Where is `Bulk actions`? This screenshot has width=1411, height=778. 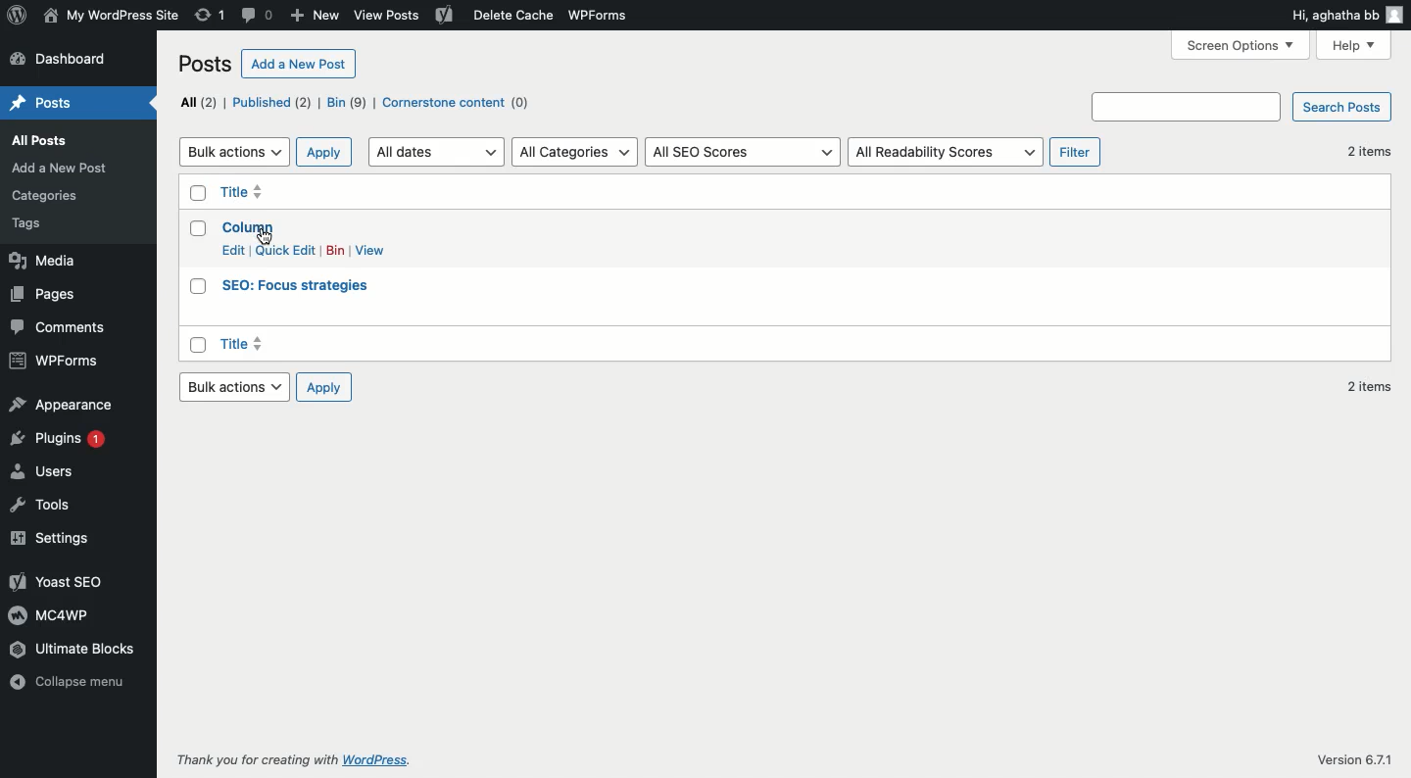 Bulk actions is located at coordinates (233, 386).